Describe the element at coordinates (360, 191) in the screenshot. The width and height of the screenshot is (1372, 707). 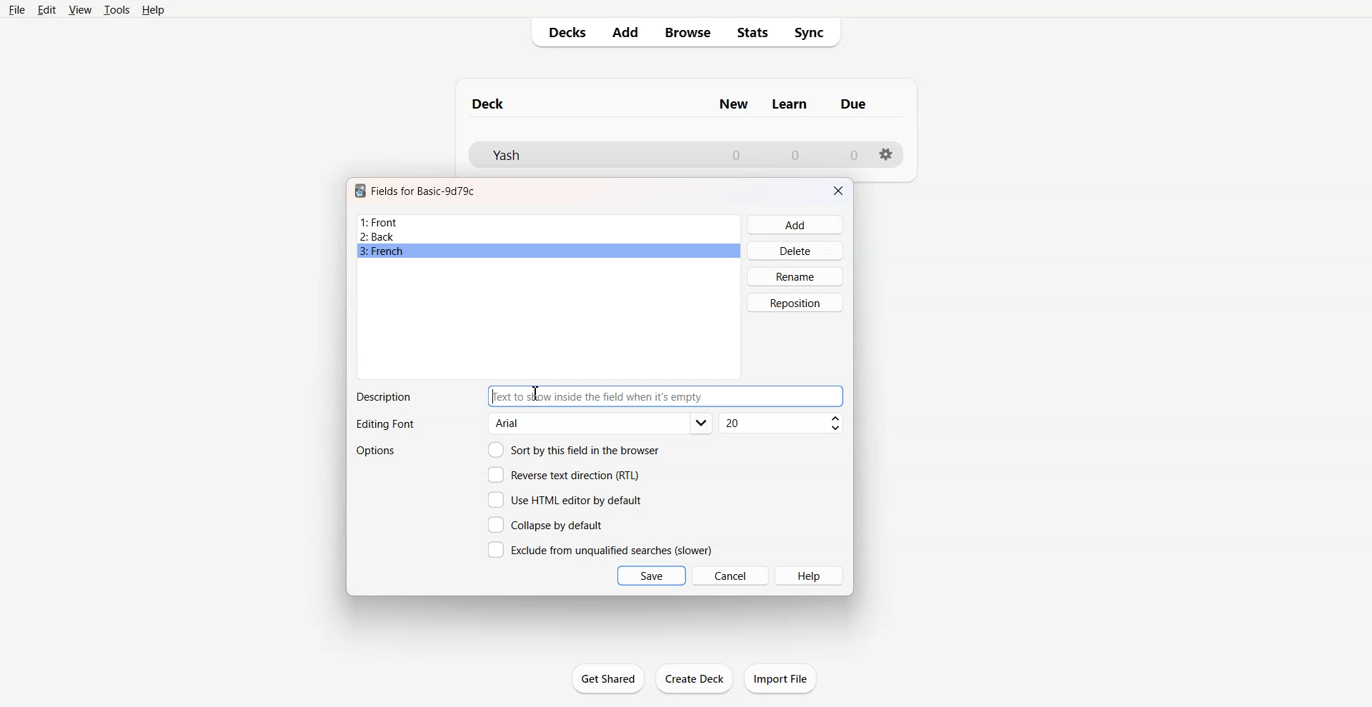
I see `Software logo` at that location.